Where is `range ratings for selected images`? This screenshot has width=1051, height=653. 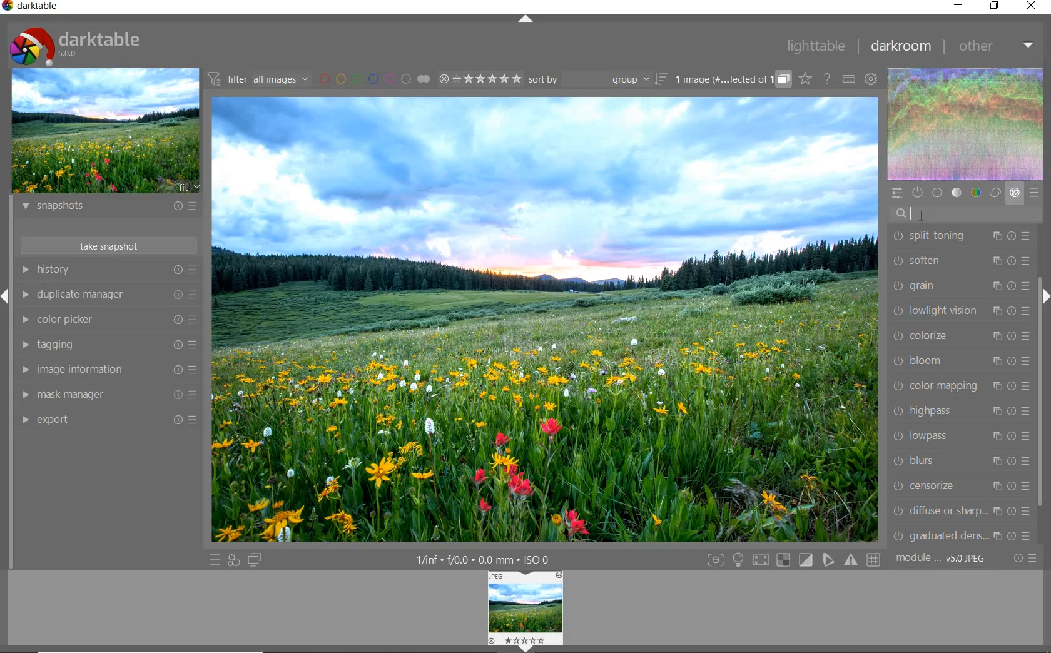
range ratings for selected images is located at coordinates (480, 79).